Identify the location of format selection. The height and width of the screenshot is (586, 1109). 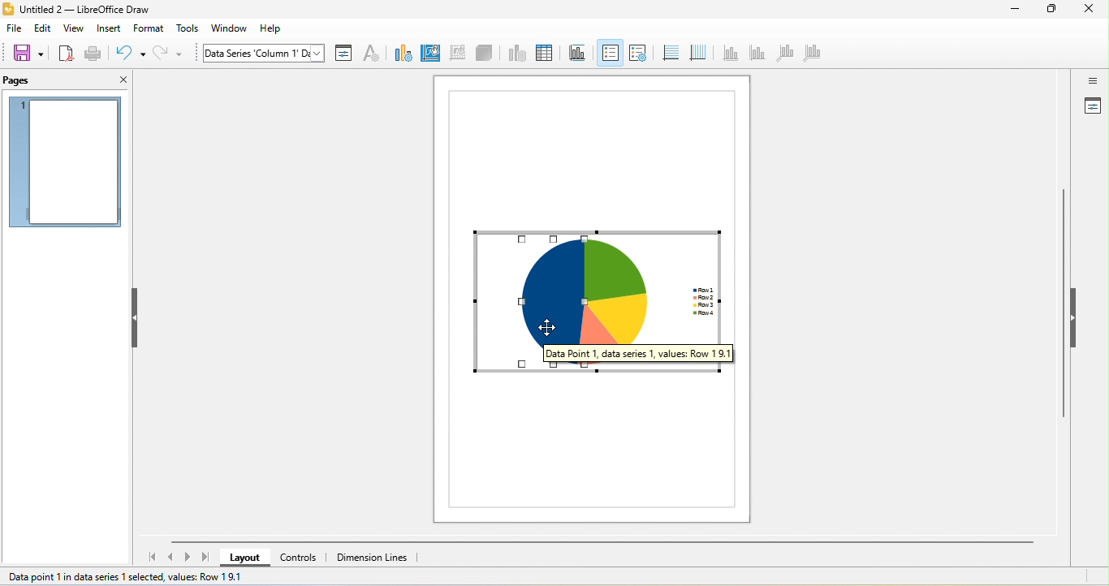
(343, 53).